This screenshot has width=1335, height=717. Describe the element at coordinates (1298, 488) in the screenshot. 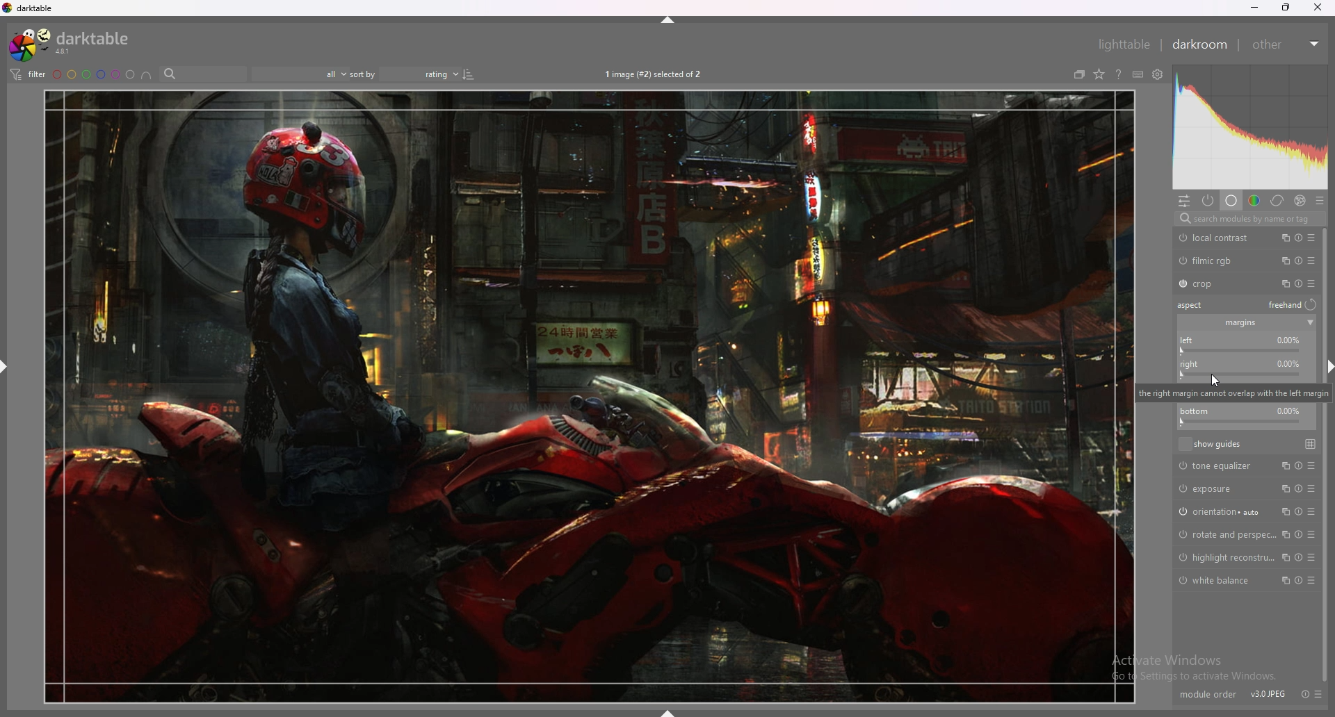

I see `reset` at that location.